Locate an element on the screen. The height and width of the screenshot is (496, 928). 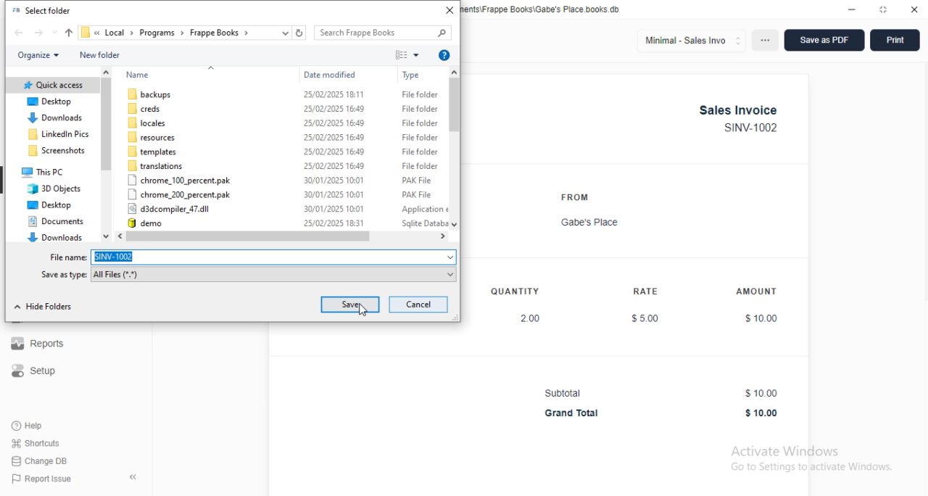
shortcuts is located at coordinates (36, 443).